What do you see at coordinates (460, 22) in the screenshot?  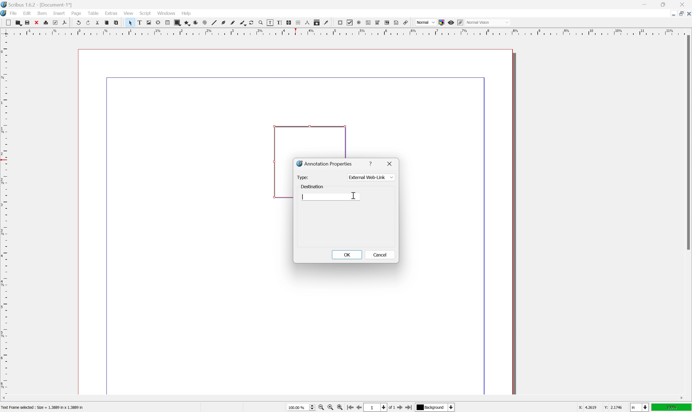 I see `edit in preview mode` at bounding box center [460, 22].